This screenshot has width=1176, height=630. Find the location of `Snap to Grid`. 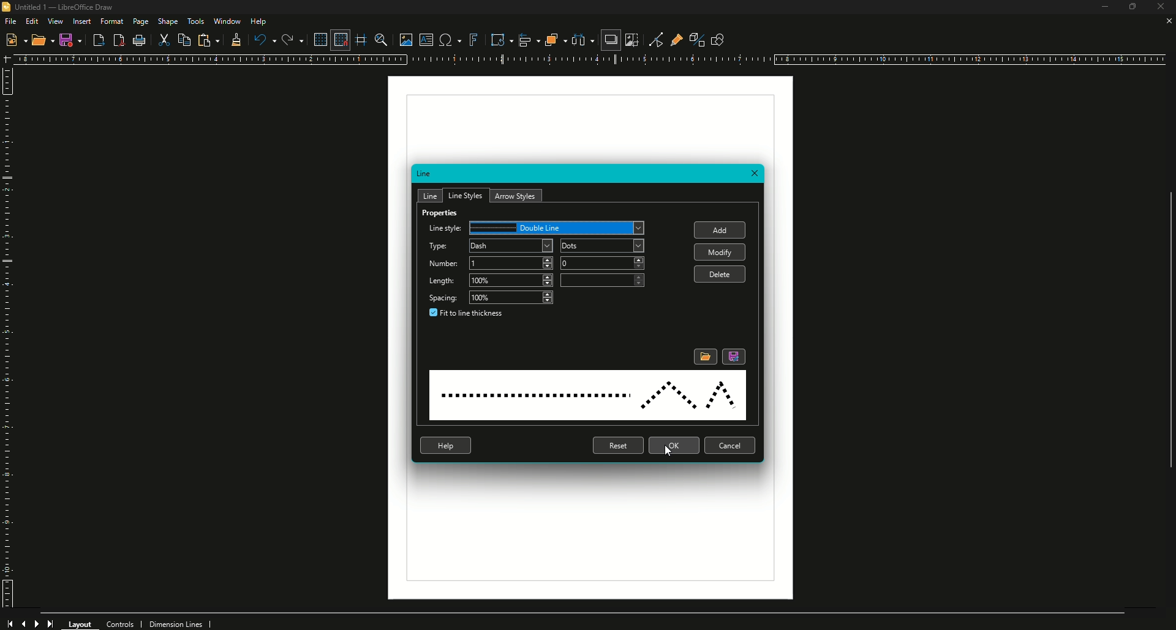

Snap to Grid is located at coordinates (339, 40).